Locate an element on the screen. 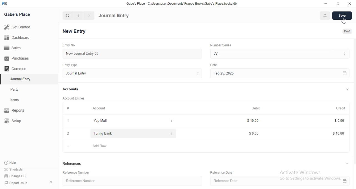  $0.00 is located at coordinates (337, 121).